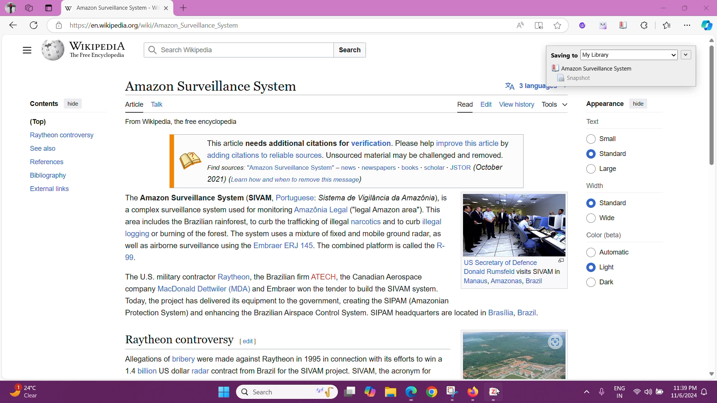 The image size is (717, 403). I want to click on Portuguese, so click(295, 198).